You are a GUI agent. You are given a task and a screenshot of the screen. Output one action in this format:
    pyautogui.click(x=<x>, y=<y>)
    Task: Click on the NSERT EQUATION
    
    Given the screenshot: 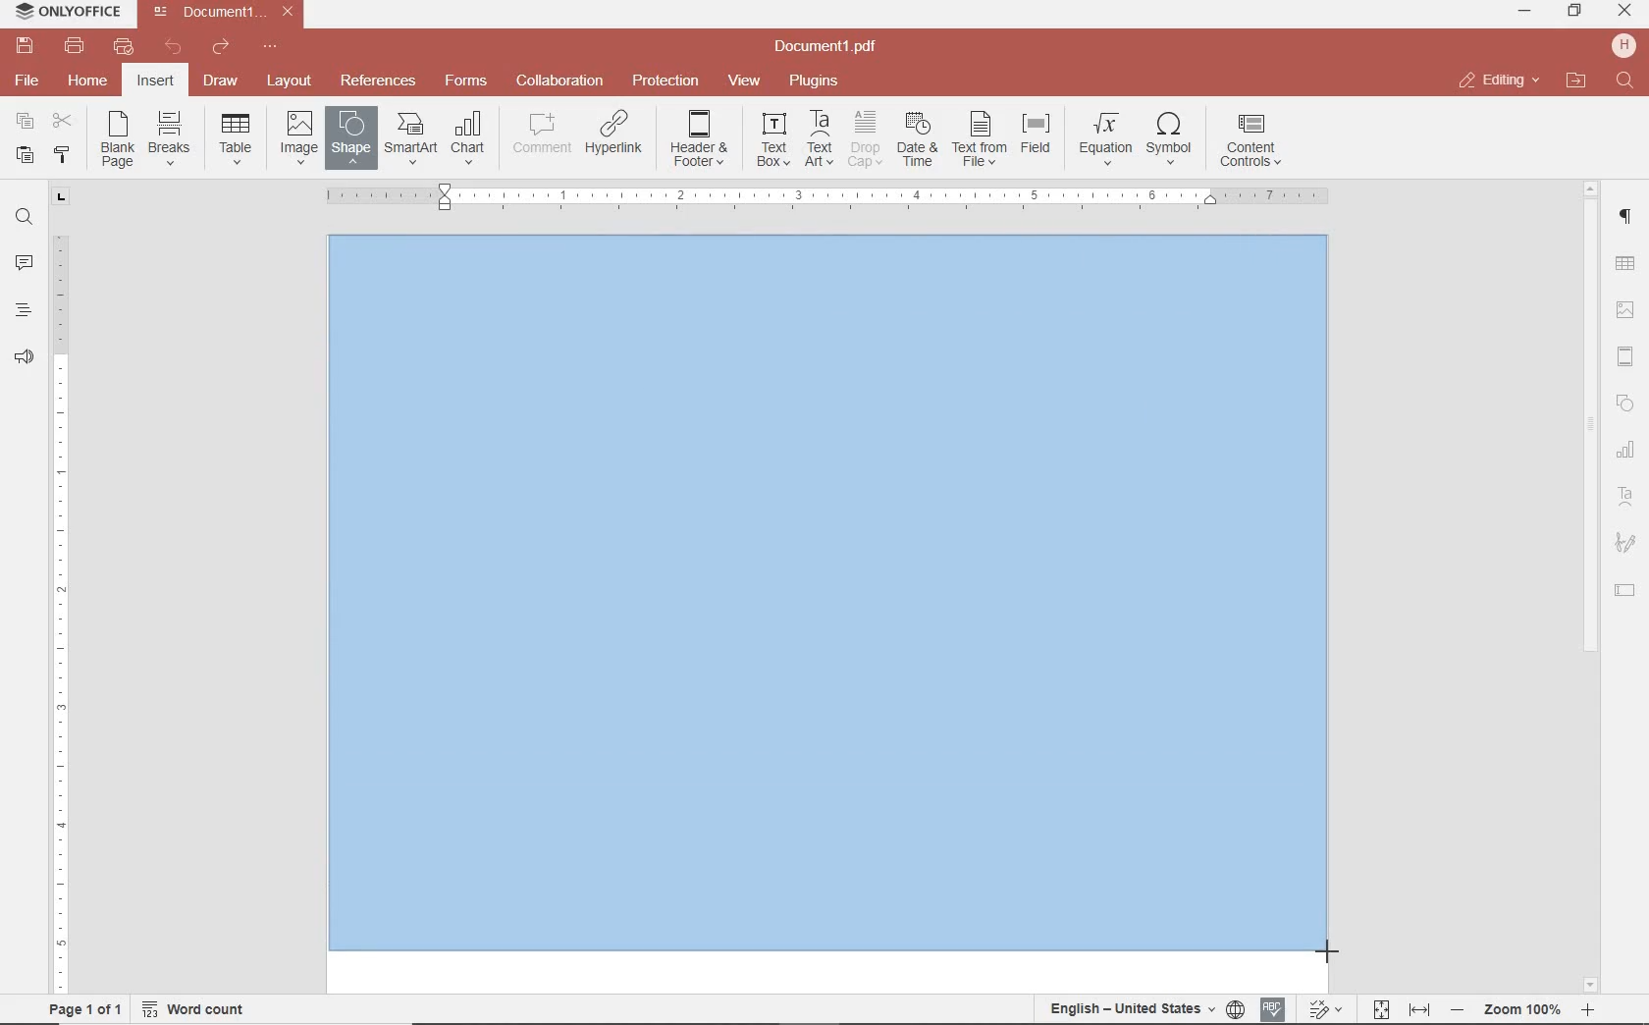 What is the action you would take?
    pyautogui.click(x=1103, y=137)
    